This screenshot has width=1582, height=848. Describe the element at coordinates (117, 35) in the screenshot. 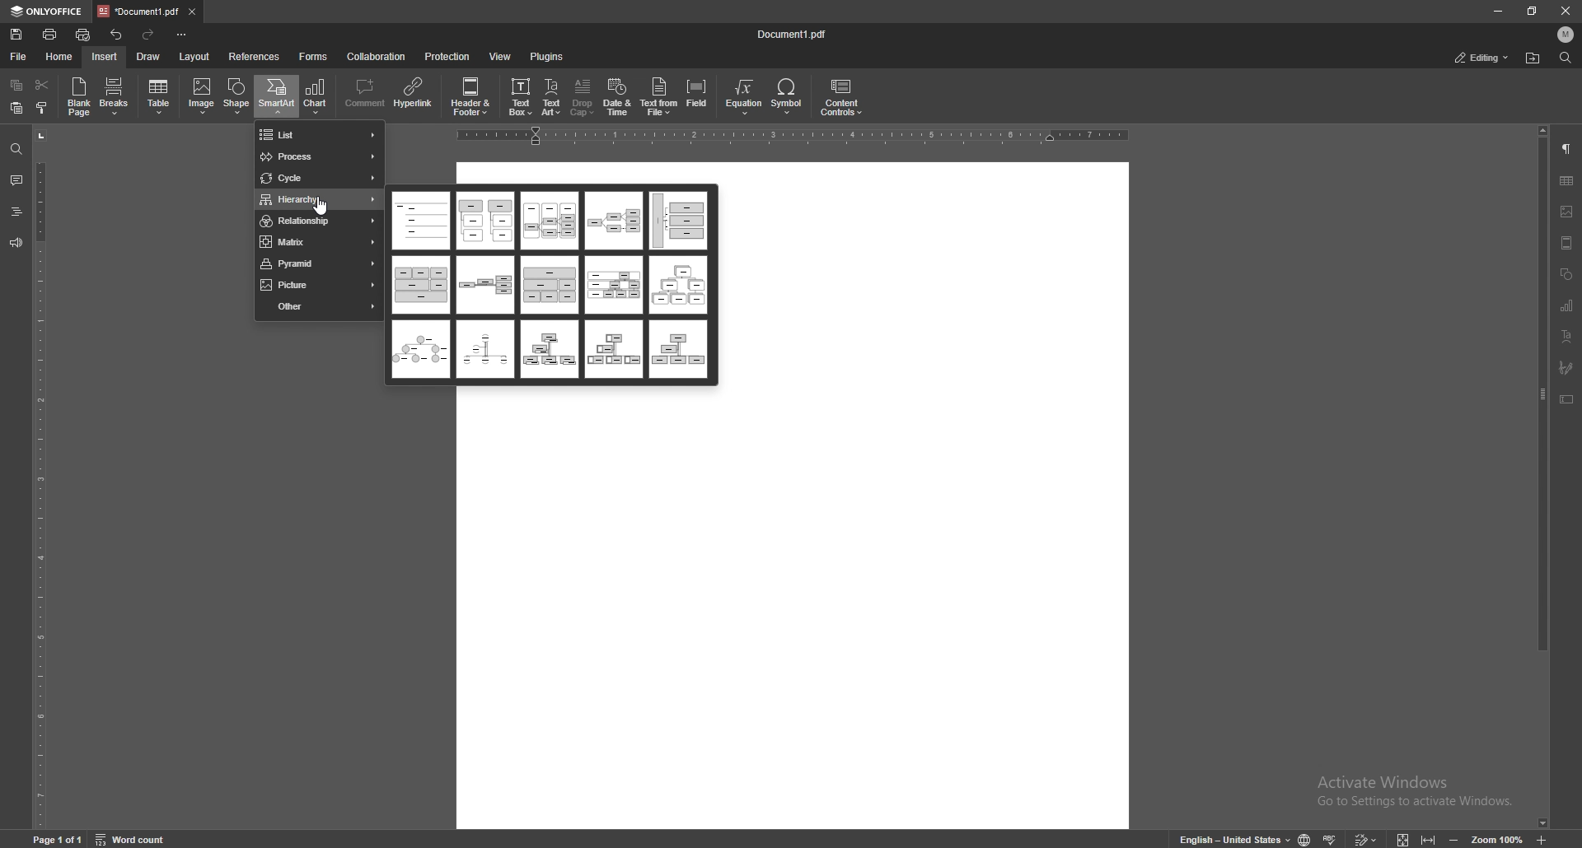

I see `undo` at that location.